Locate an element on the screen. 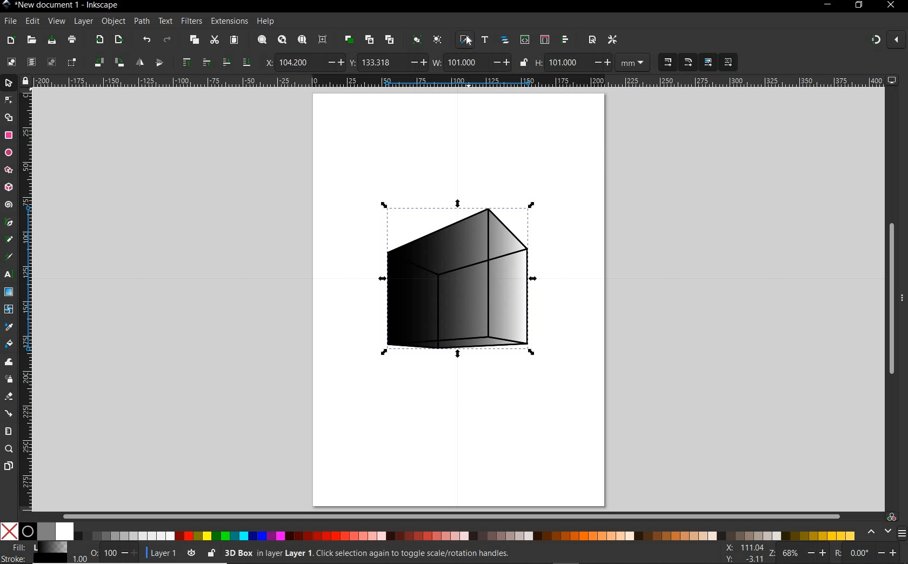 This screenshot has height=564, width=908. SPIRAL TOOL is located at coordinates (10, 205).